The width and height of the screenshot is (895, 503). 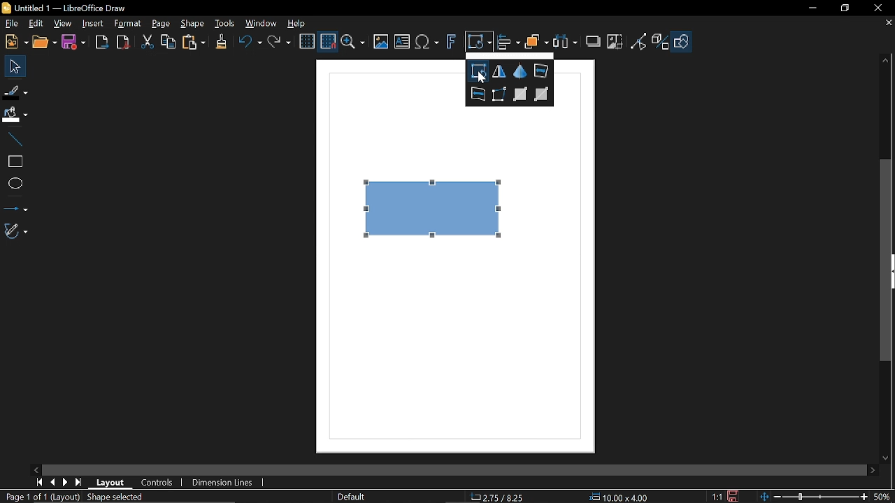 What do you see at coordinates (52, 483) in the screenshot?
I see `Previous page` at bounding box center [52, 483].